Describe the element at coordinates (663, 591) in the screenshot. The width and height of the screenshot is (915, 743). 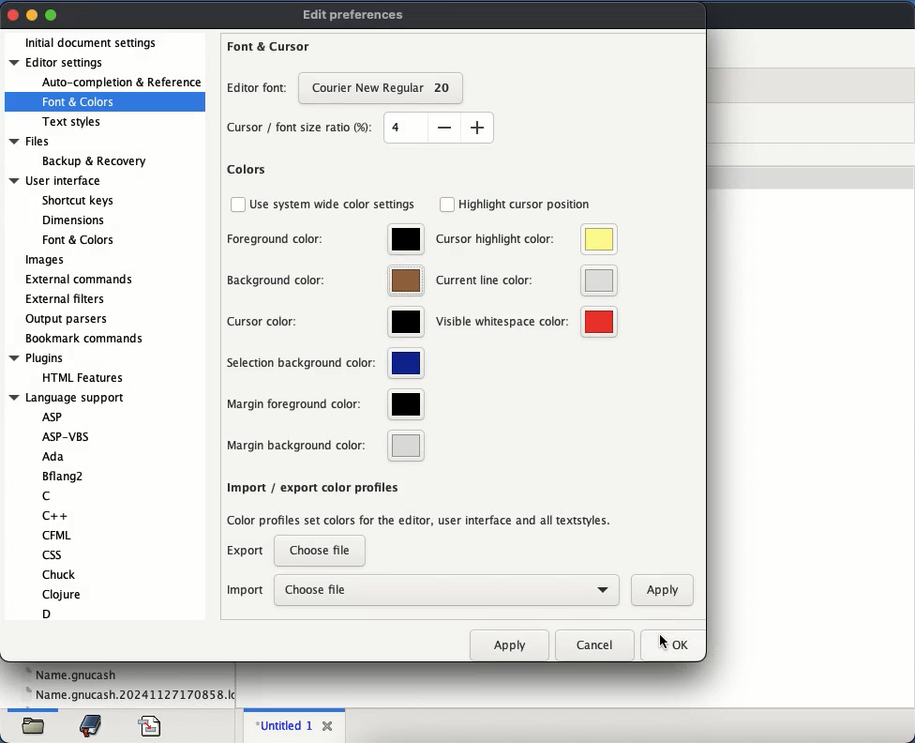
I see `apply` at that location.